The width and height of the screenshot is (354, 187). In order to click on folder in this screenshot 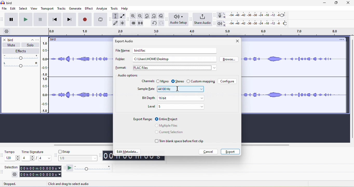, I will do `click(120, 60)`.